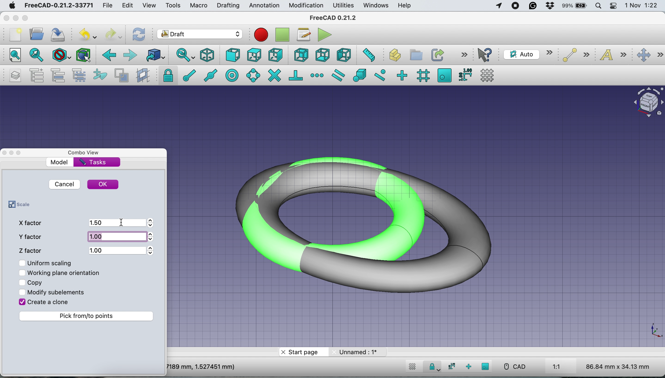  Describe the element at coordinates (368, 56) in the screenshot. I see `measure distance` at that location.